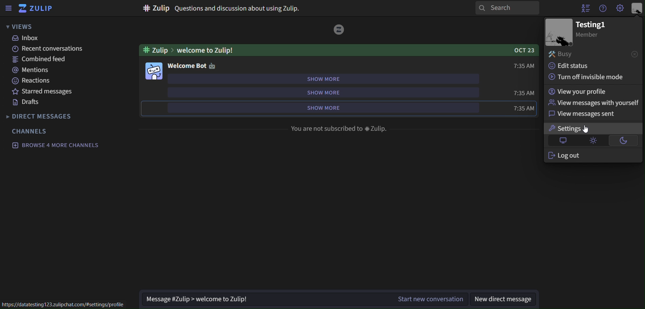 The image size is (645, 309). I want to click on image, so click(558, 33).